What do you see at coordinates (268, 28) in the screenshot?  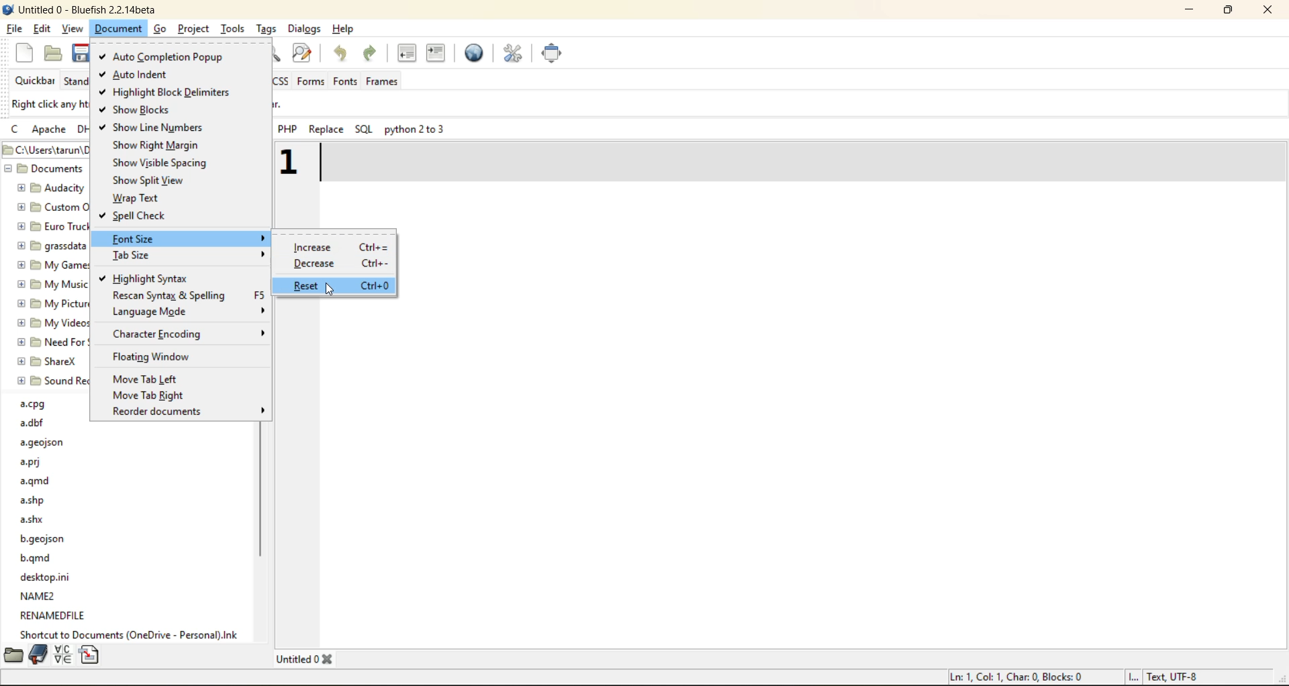 I see `tags` at bounding box center [268, 28].